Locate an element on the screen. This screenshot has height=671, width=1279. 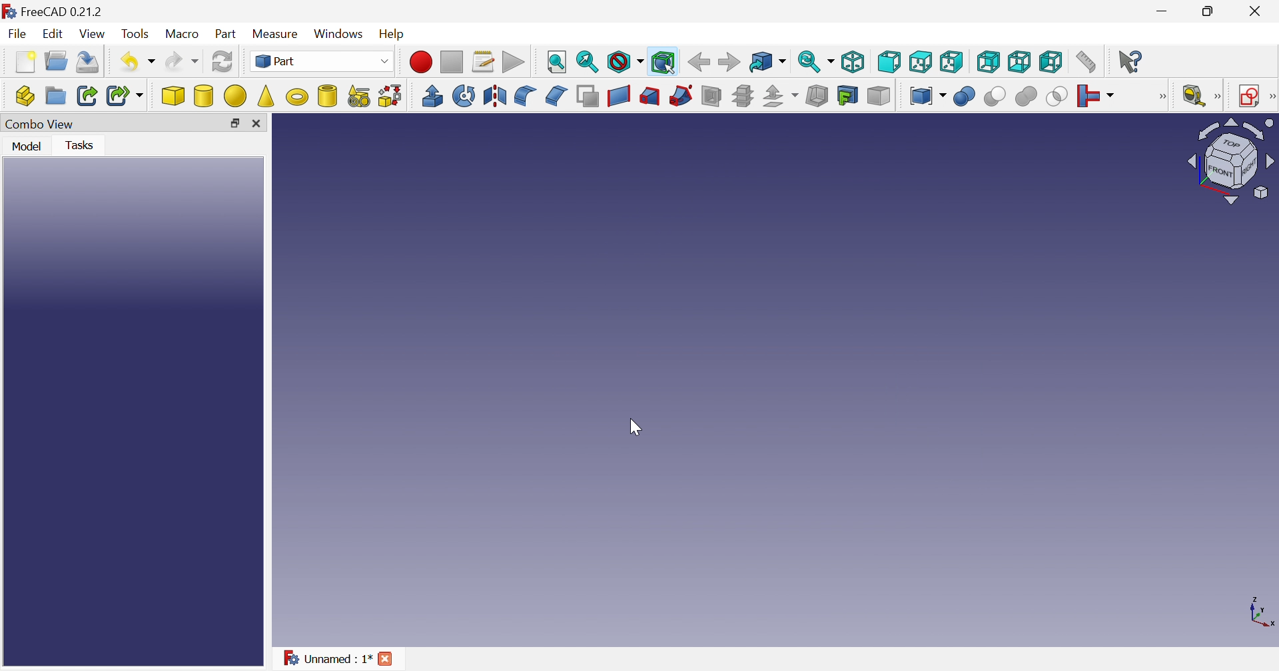
Measure distance is located at coordinates (1087, 63).